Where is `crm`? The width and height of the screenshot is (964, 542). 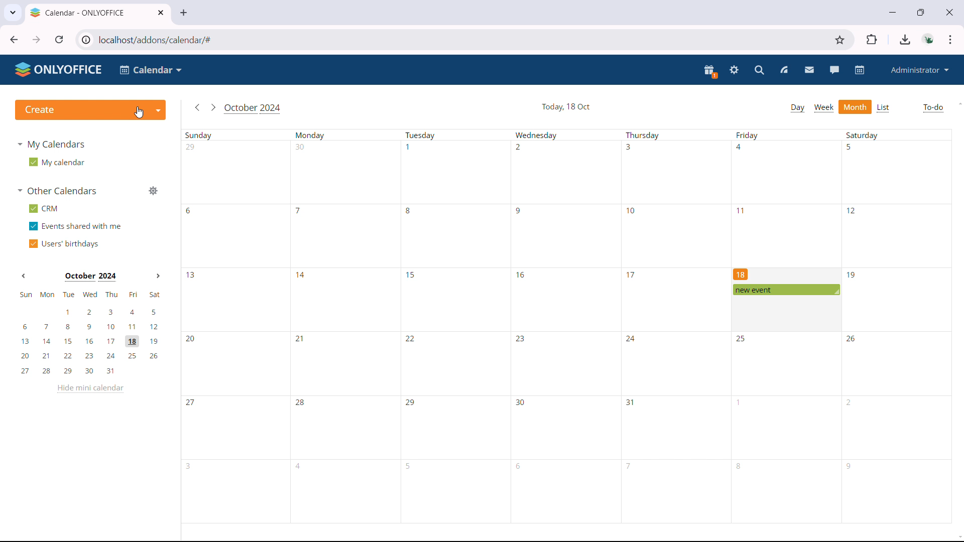
crm is located at coordinates (44, 209).